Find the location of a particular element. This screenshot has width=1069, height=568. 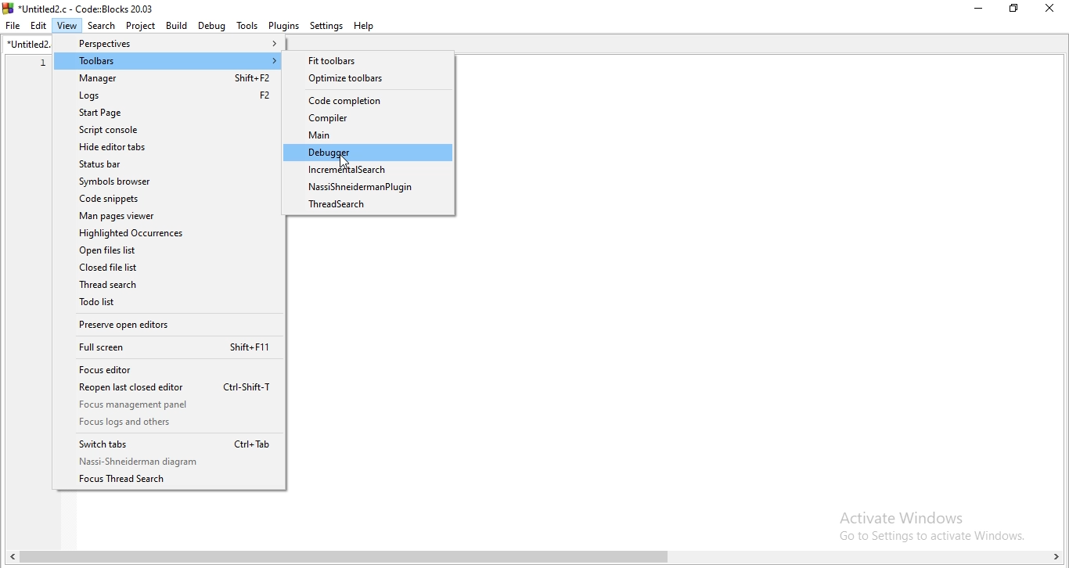

cursor is located at coordinates (344, 160).